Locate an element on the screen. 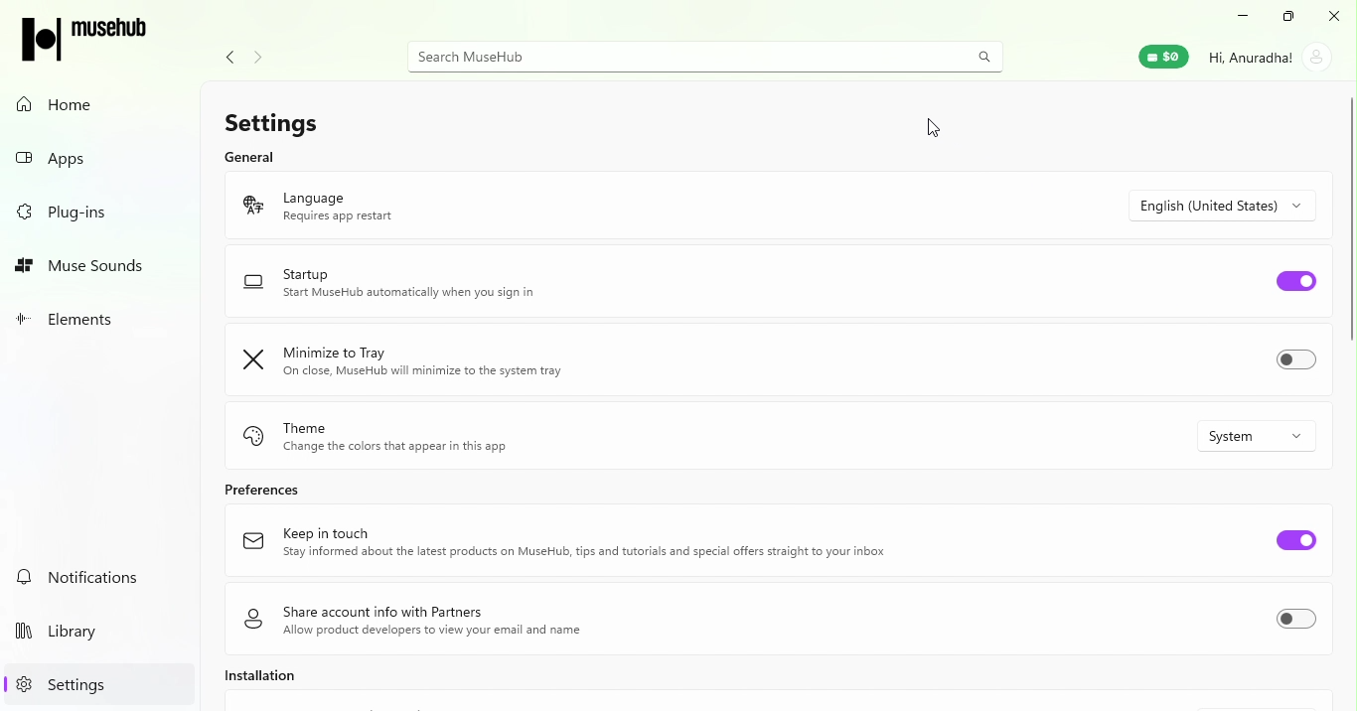  Preferences is located at coordinates (273, 495).